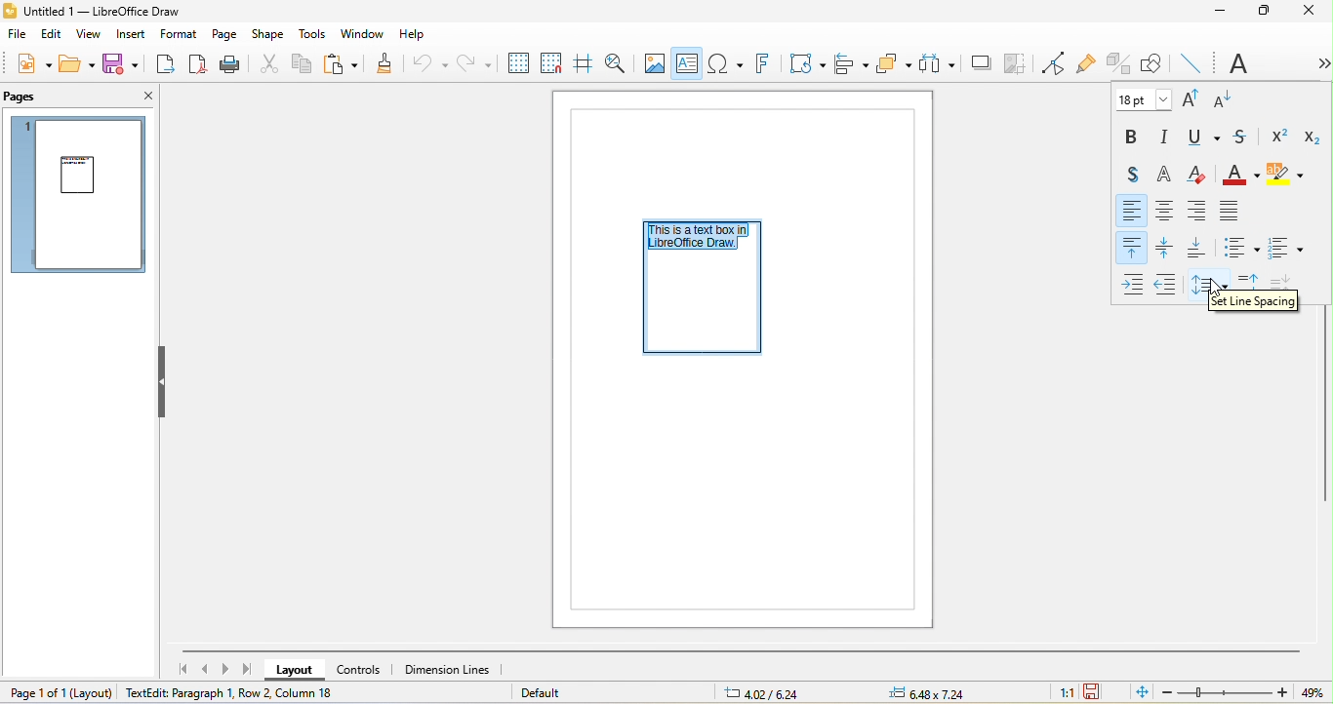  I want to click on fit to the current window, so click(1139, 693).